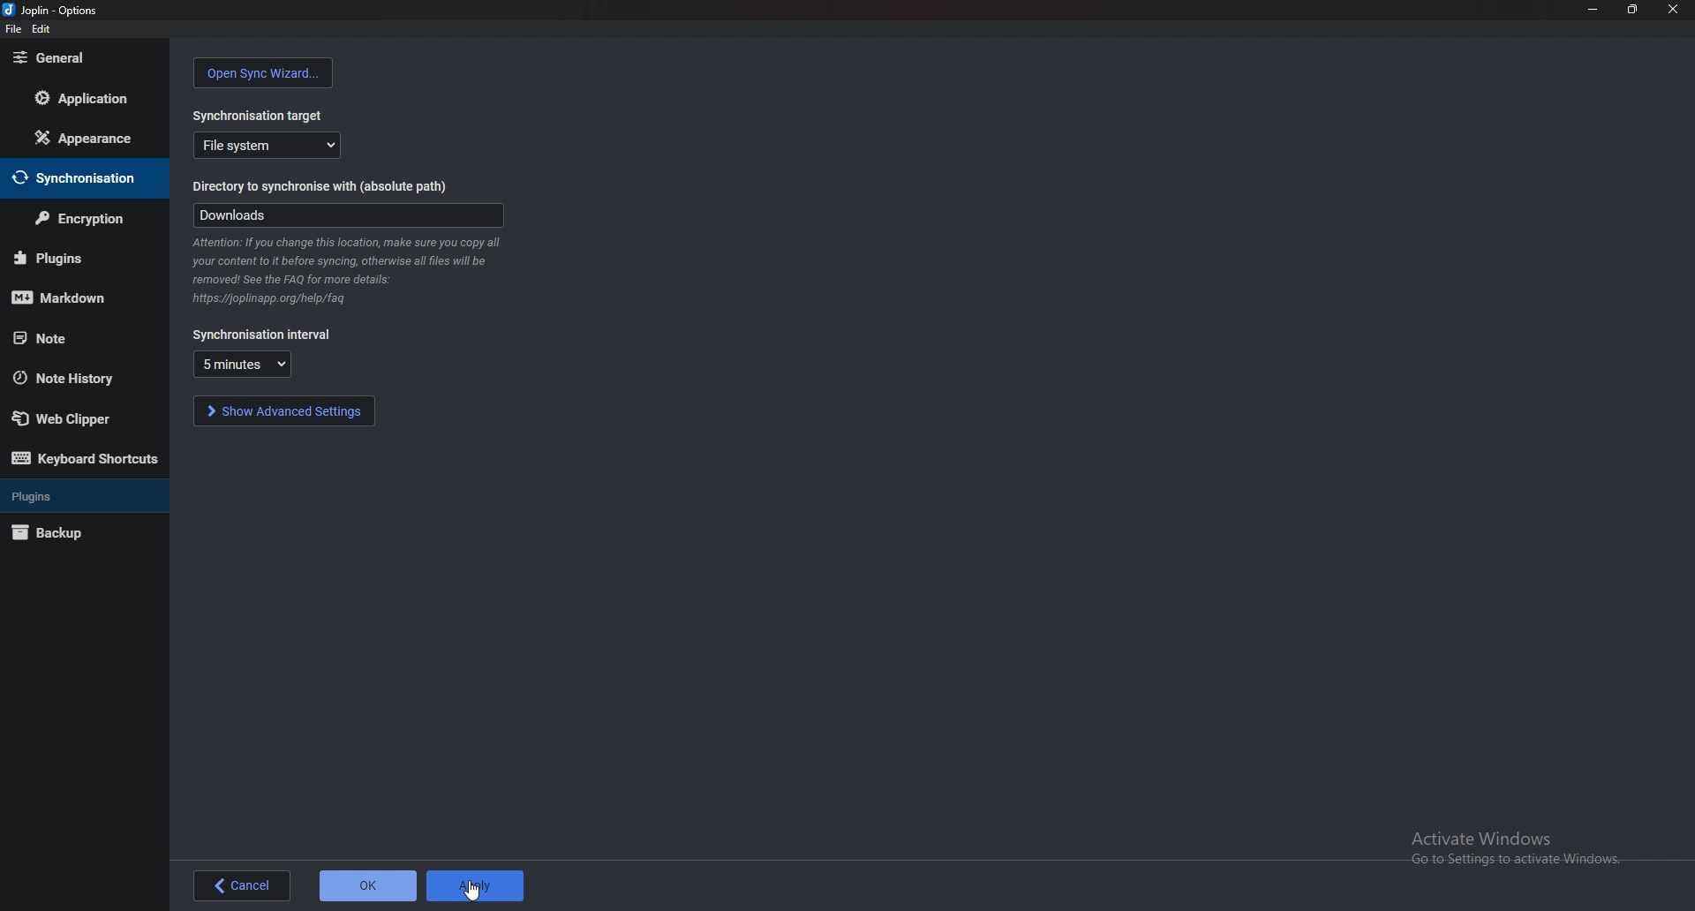  I want to click on back, so click(241, 885).